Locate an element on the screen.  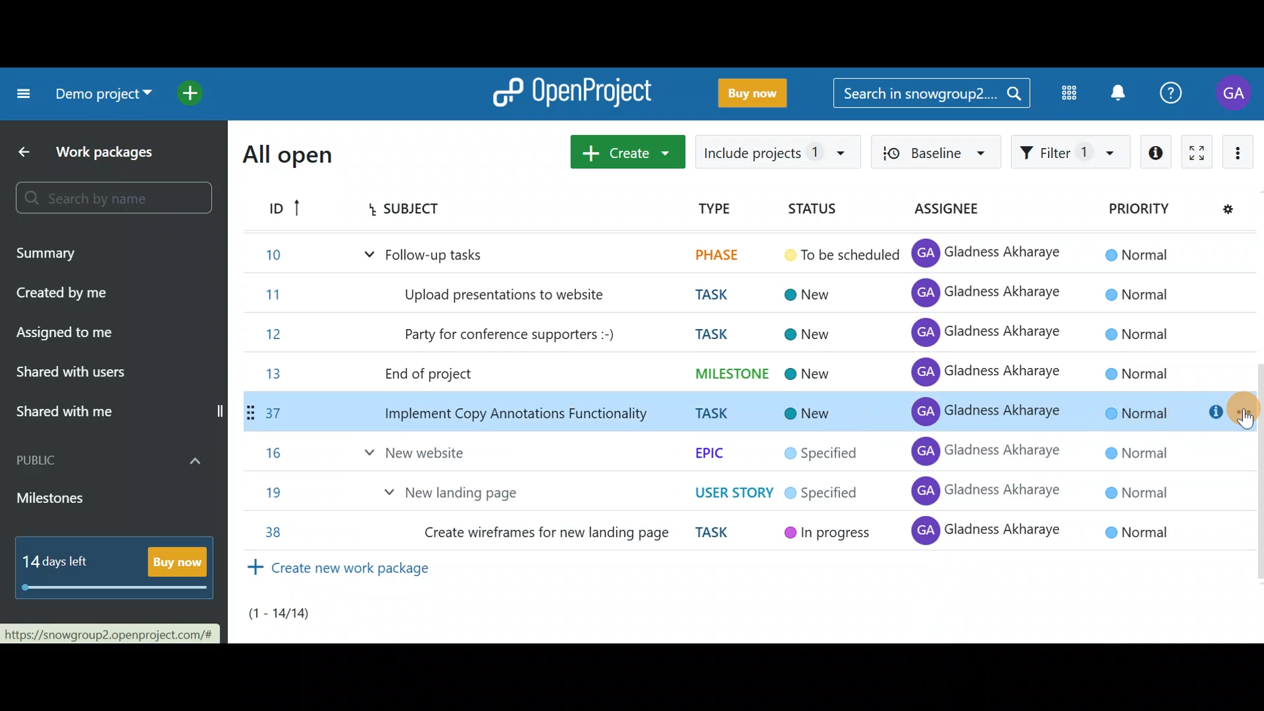
TASK is located at coordinates (702, 294).